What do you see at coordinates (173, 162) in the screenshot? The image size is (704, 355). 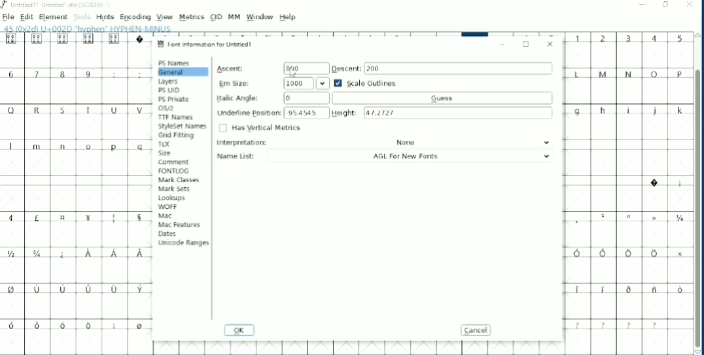 I see `Comment` at bounding box center [173, 162].